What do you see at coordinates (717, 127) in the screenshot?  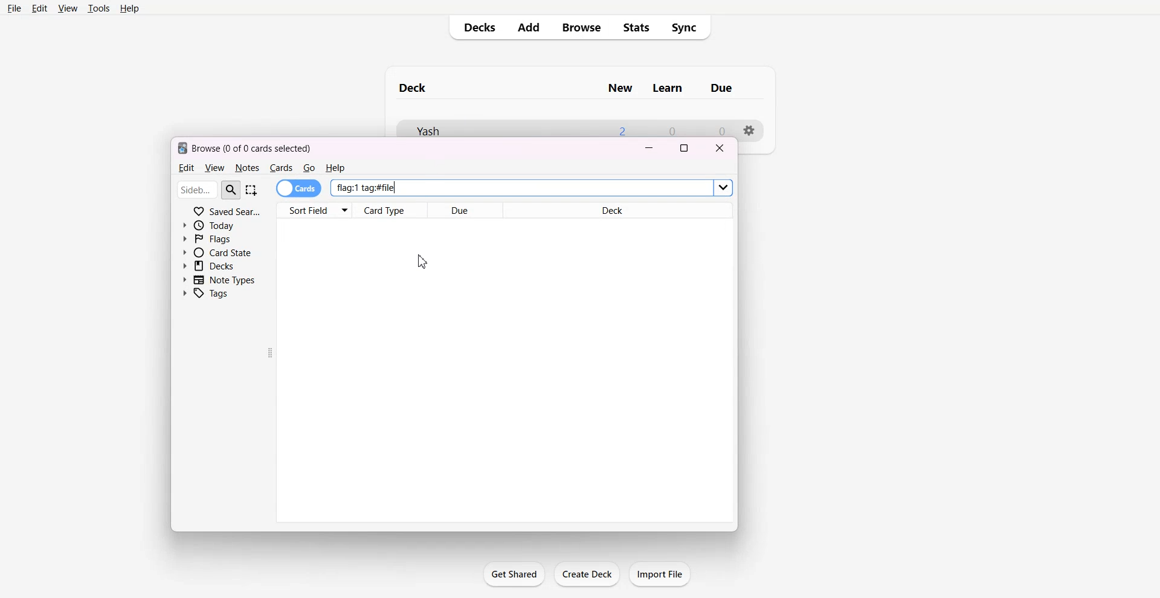 I see `0` at bounding box center [717, 127].